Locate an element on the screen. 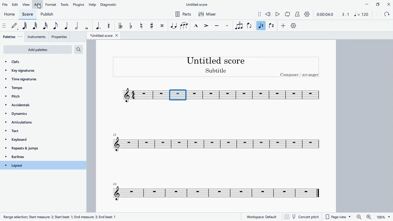 This screenshot has width=393, height=221. toggle double flat is located at coordinates (120, 26).